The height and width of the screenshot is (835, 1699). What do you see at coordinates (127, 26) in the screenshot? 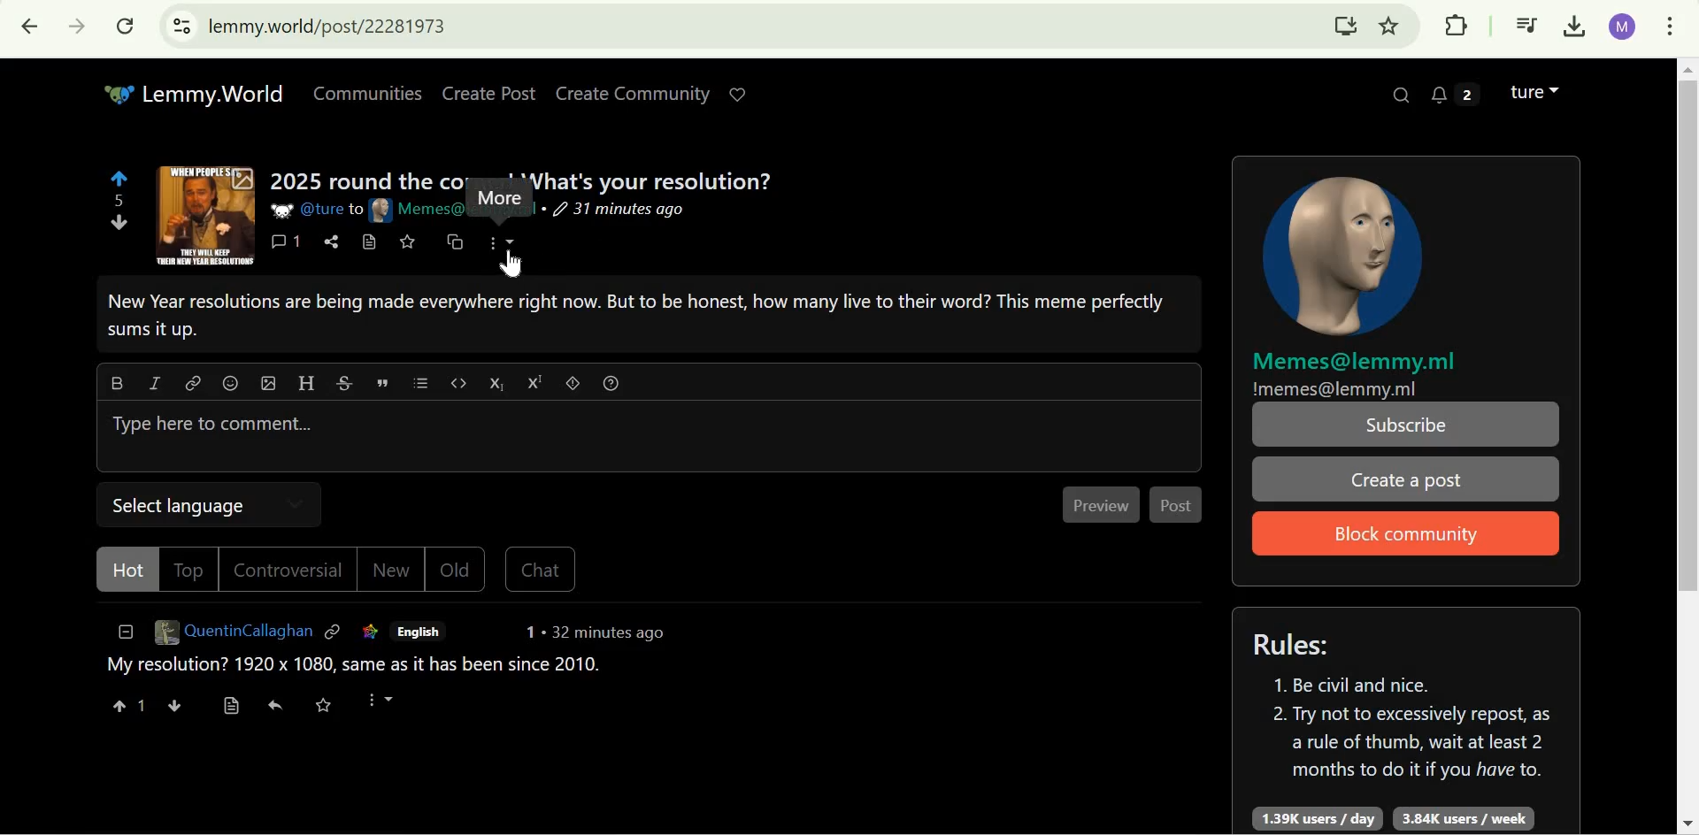
I see `Reload this page` at bounding box center [127, 26].